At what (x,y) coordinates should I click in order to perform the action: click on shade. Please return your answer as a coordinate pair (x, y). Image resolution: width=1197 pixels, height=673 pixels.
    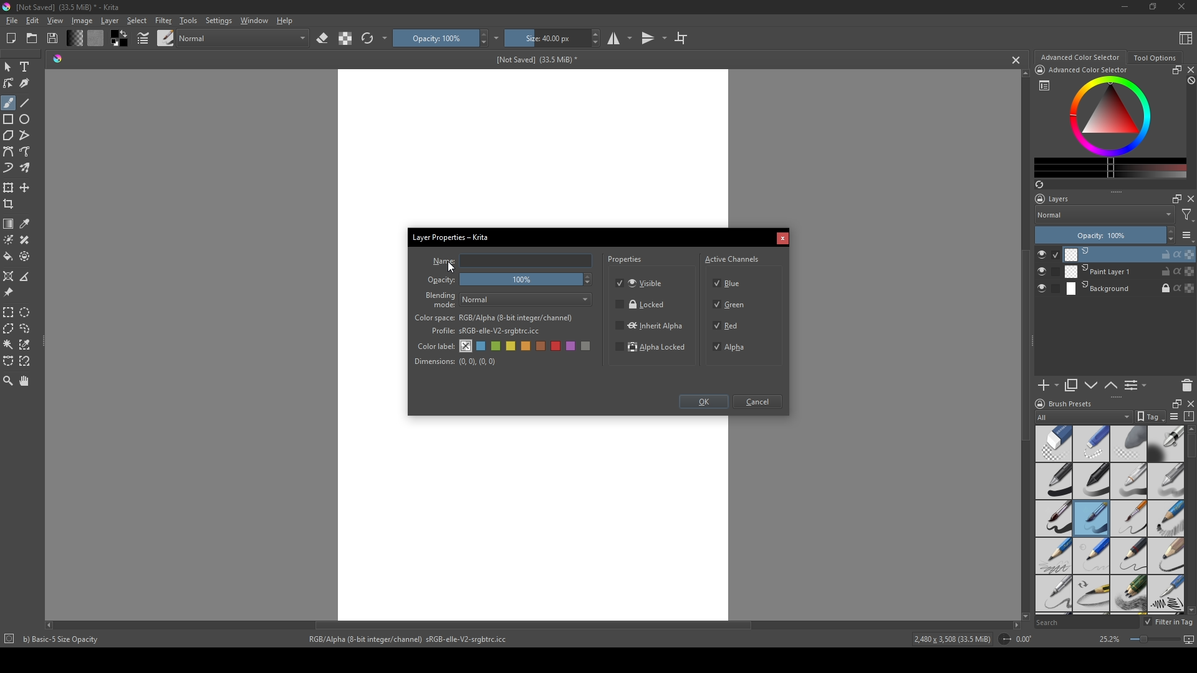
    Looking at the image, I should click on (57, 58).